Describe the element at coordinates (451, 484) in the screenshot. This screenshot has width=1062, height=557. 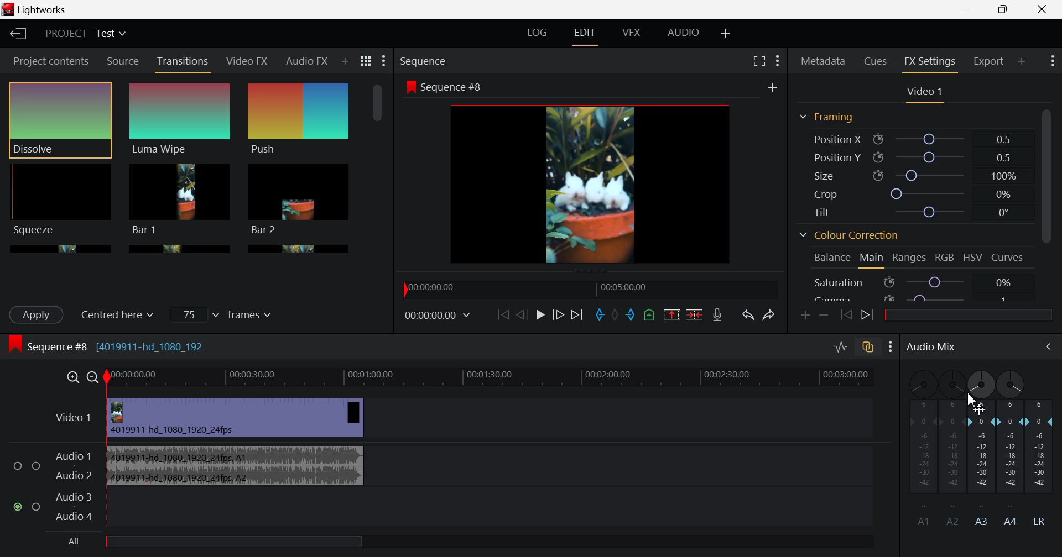
I see `Audio Input Field` at that location.